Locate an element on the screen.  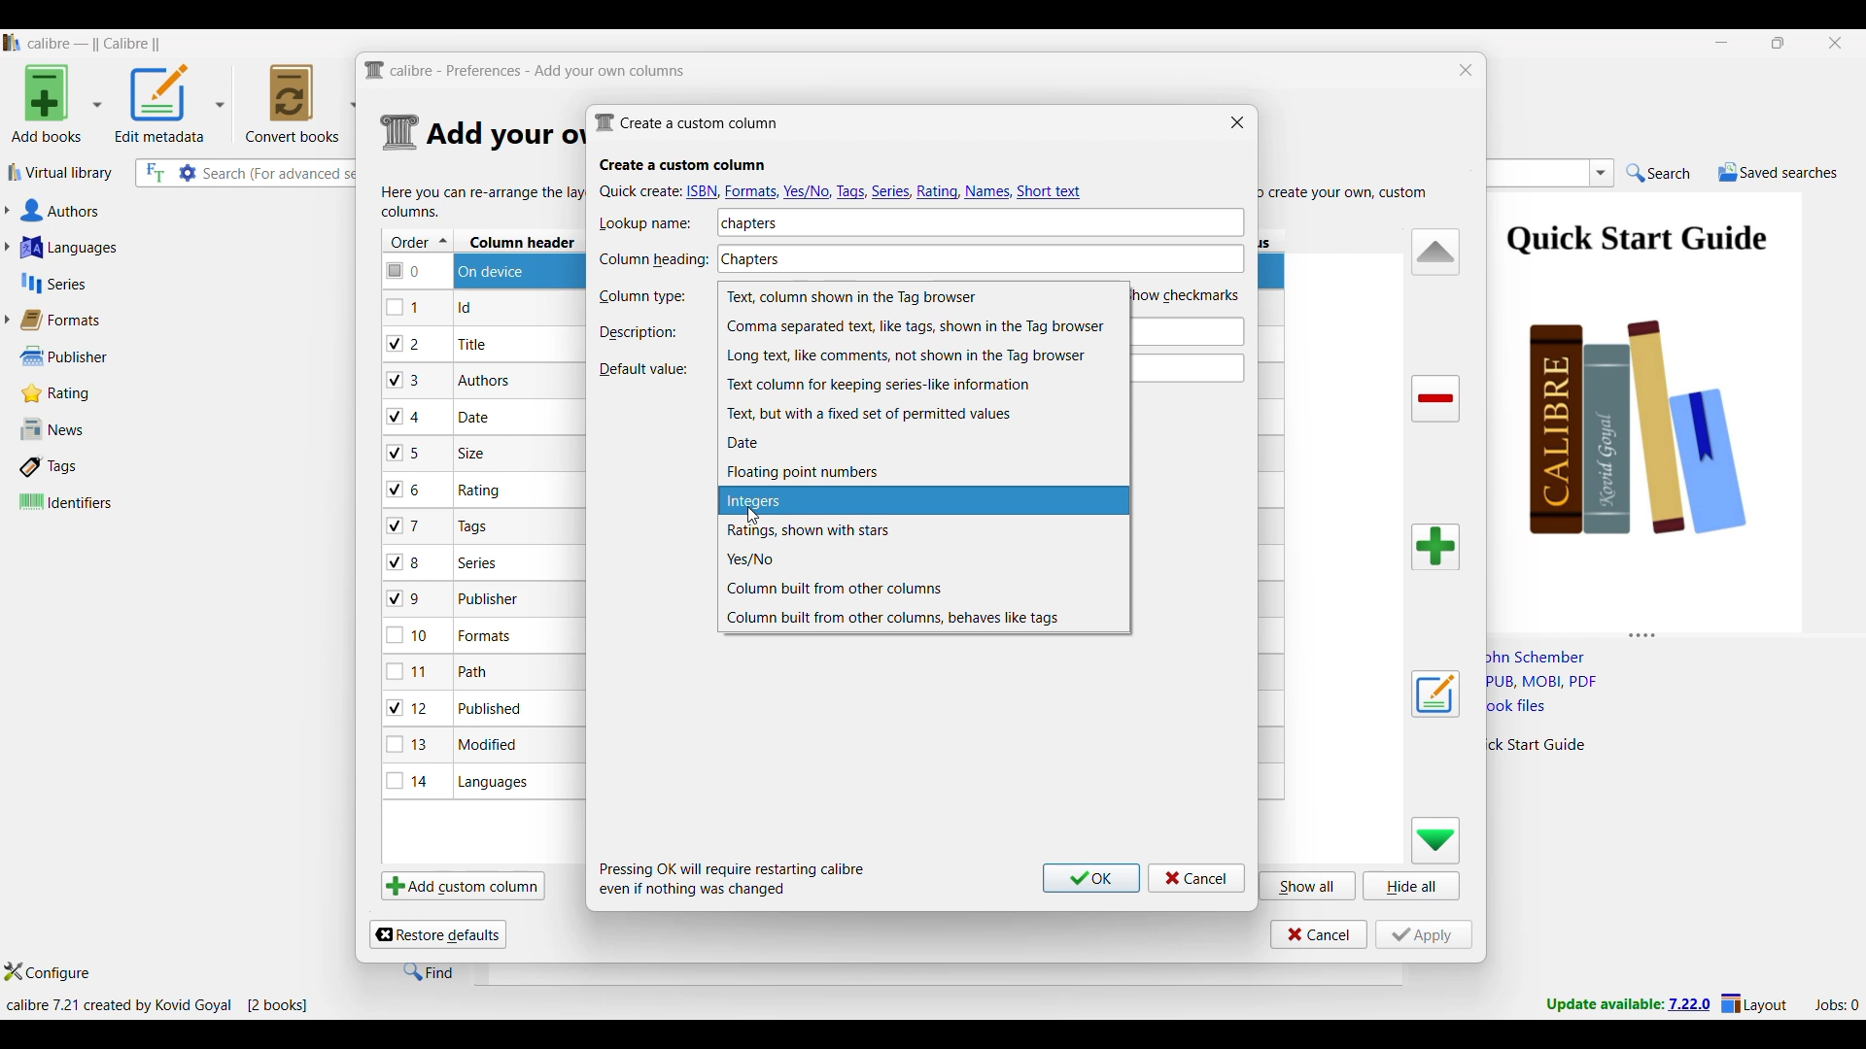
checkbox - 5 is located at coordinates (411, 452).